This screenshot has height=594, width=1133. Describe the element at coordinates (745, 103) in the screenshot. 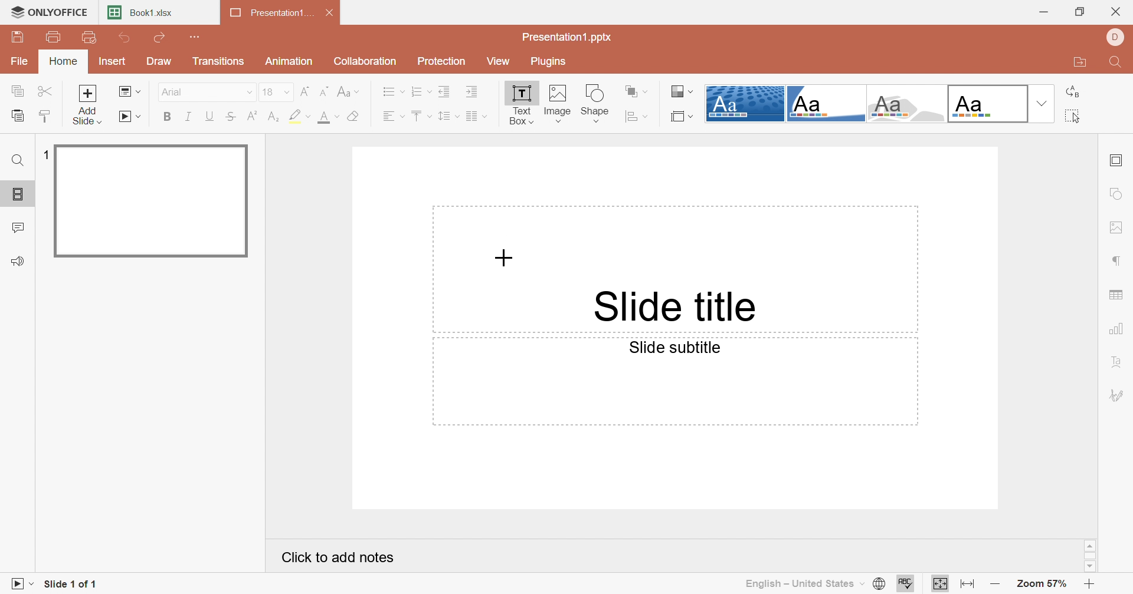

I see `Dotted` at that location.